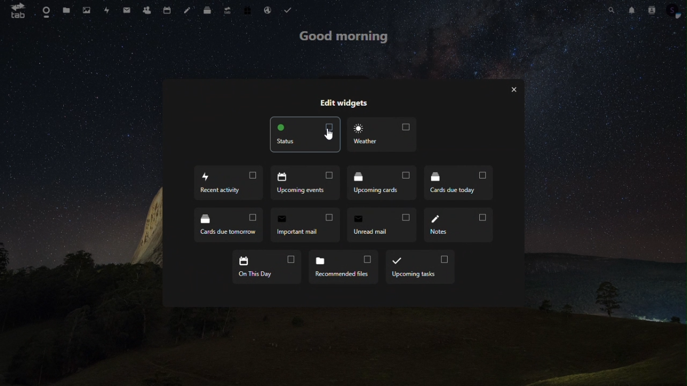 This screenshot has height=386, width=687. Describe the element at coordinates (266, 267) in the screenshot. I see `on this day` at that location.